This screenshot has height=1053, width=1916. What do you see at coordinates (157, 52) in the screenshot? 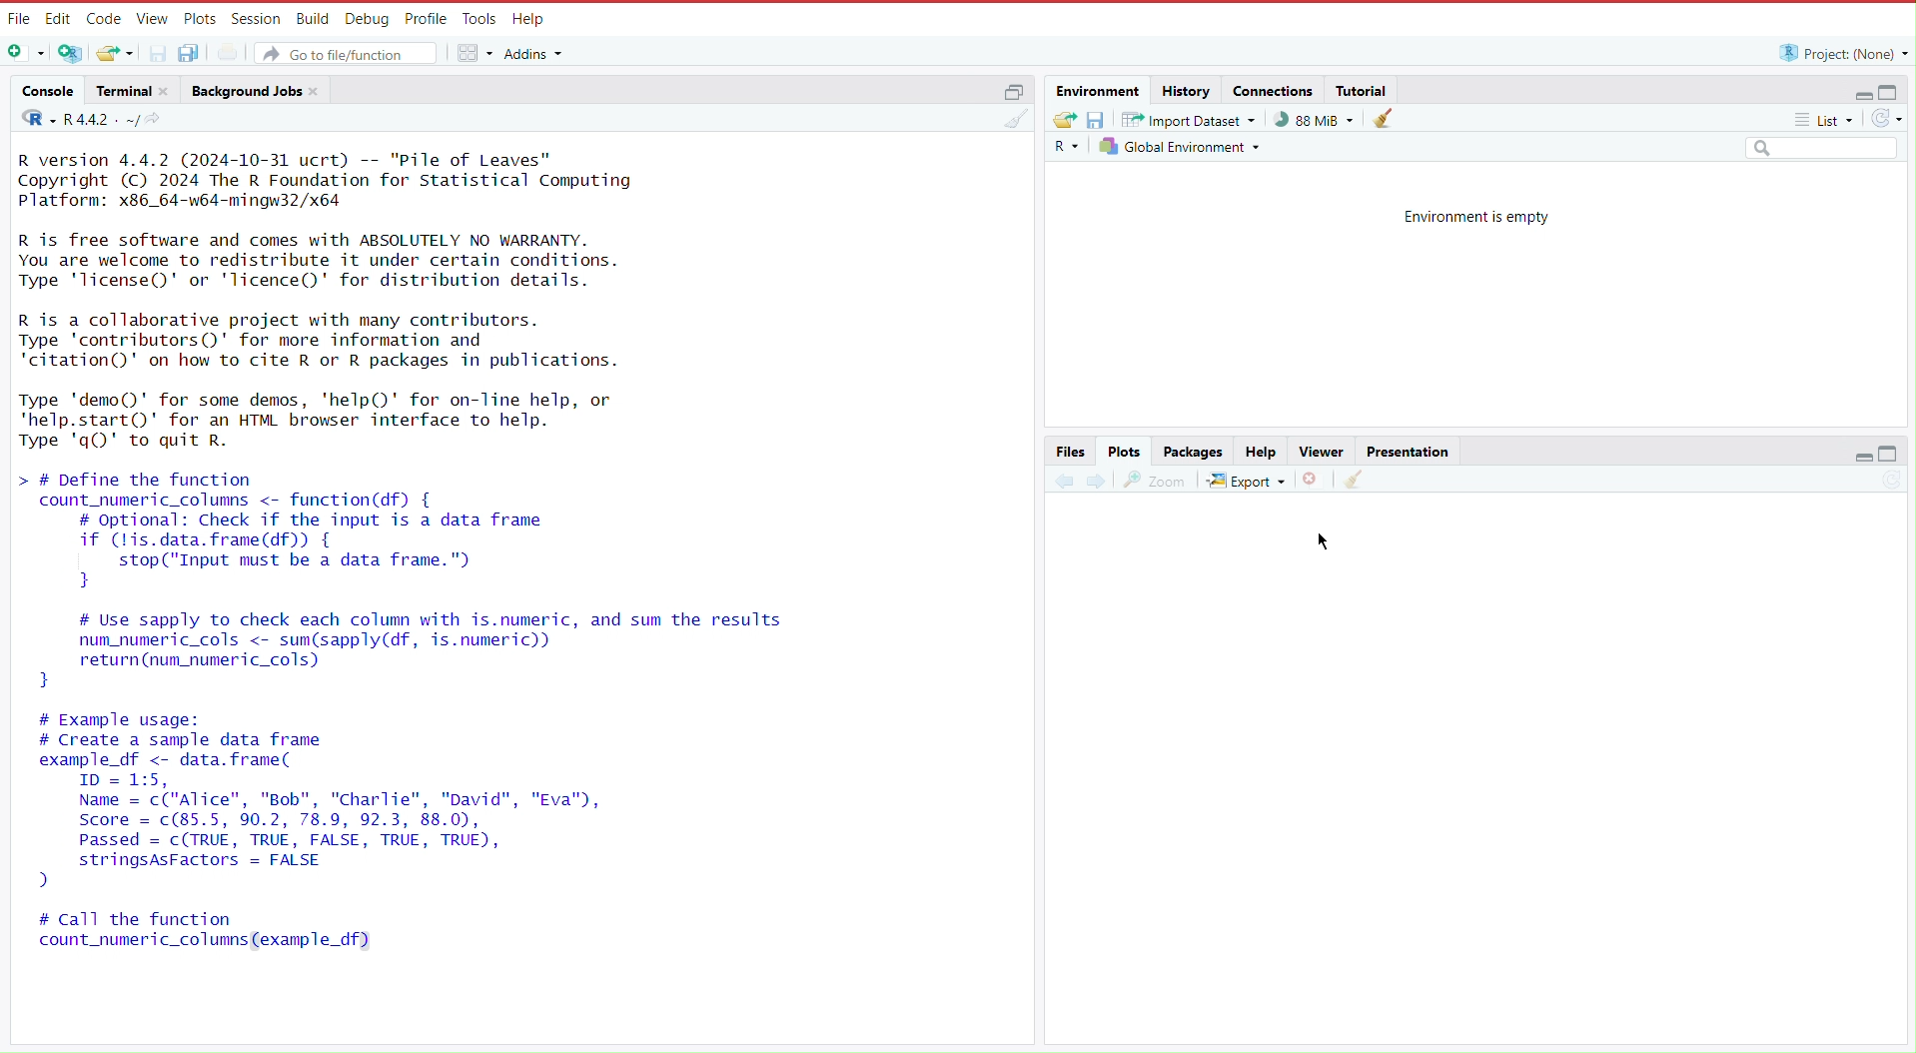
I see `Save current document (Ctrl + S)` at bounding box center [157, 52].